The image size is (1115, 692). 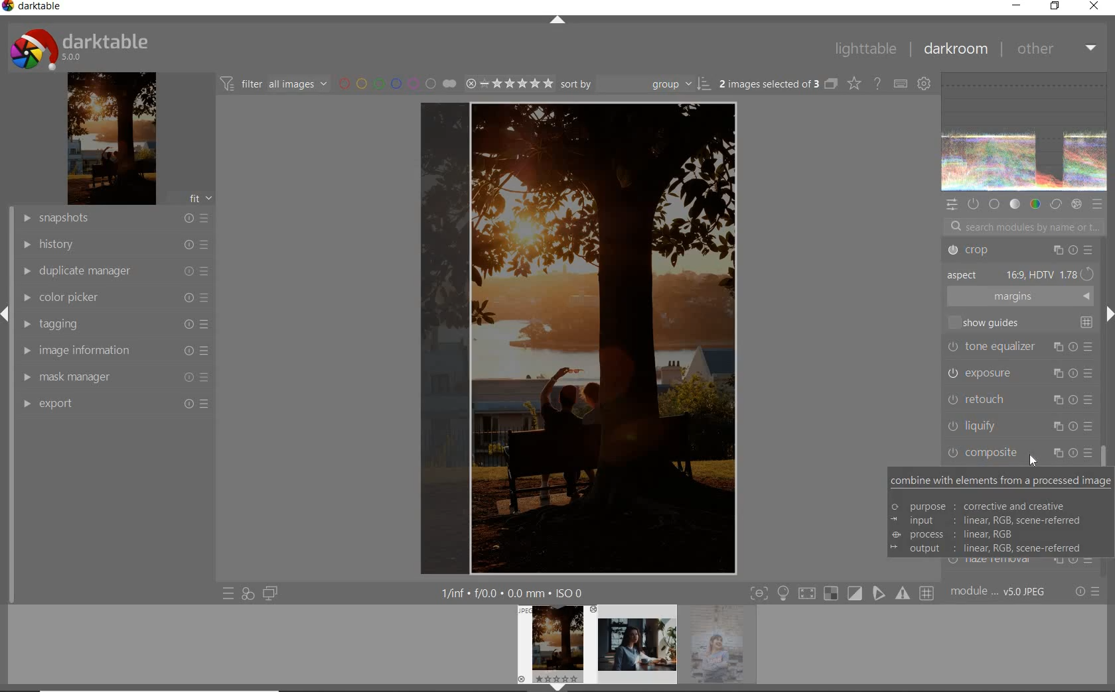 I want to click on COMBINE WITH ELEMENTS FROM A  PROCESSED IMAGE, so click(x=1000, y=514).